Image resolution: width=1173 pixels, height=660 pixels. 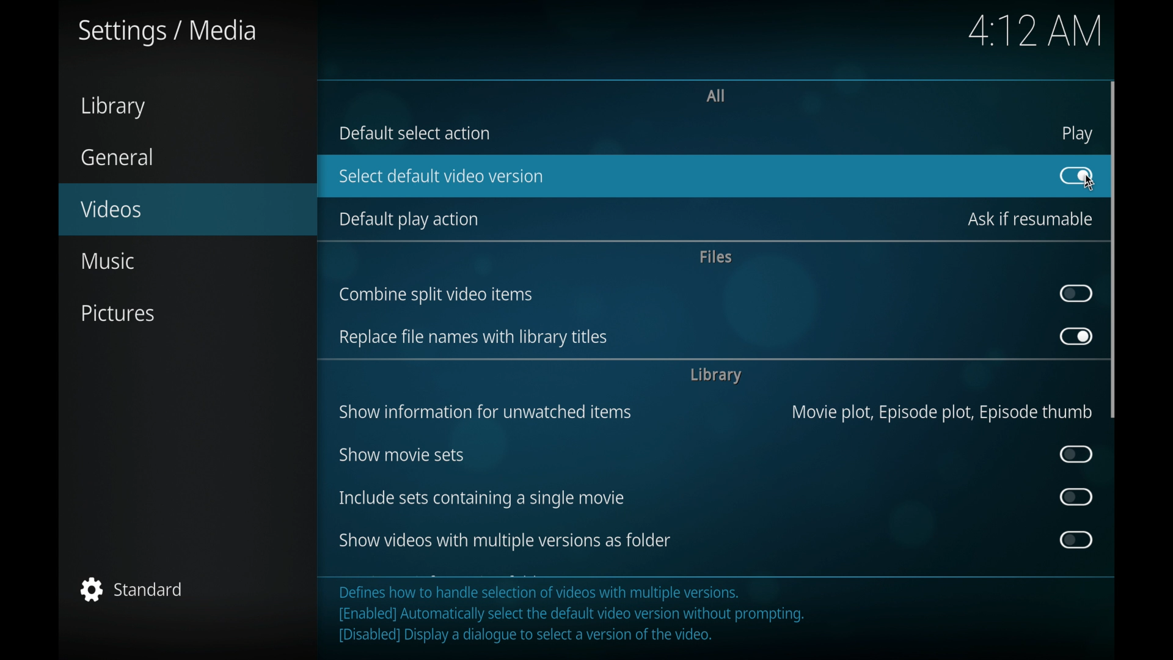 I want to click on standard, so click(x=129, y=589).